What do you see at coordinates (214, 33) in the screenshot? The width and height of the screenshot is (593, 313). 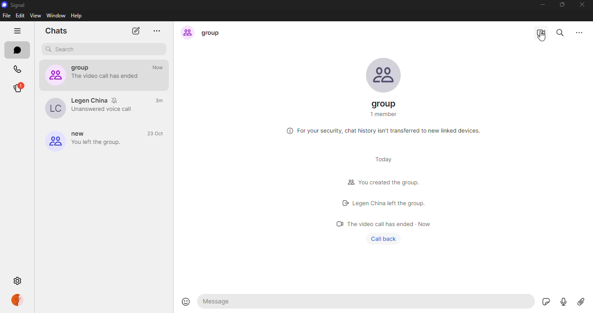 I see `group` at bounding box center [214, 33].